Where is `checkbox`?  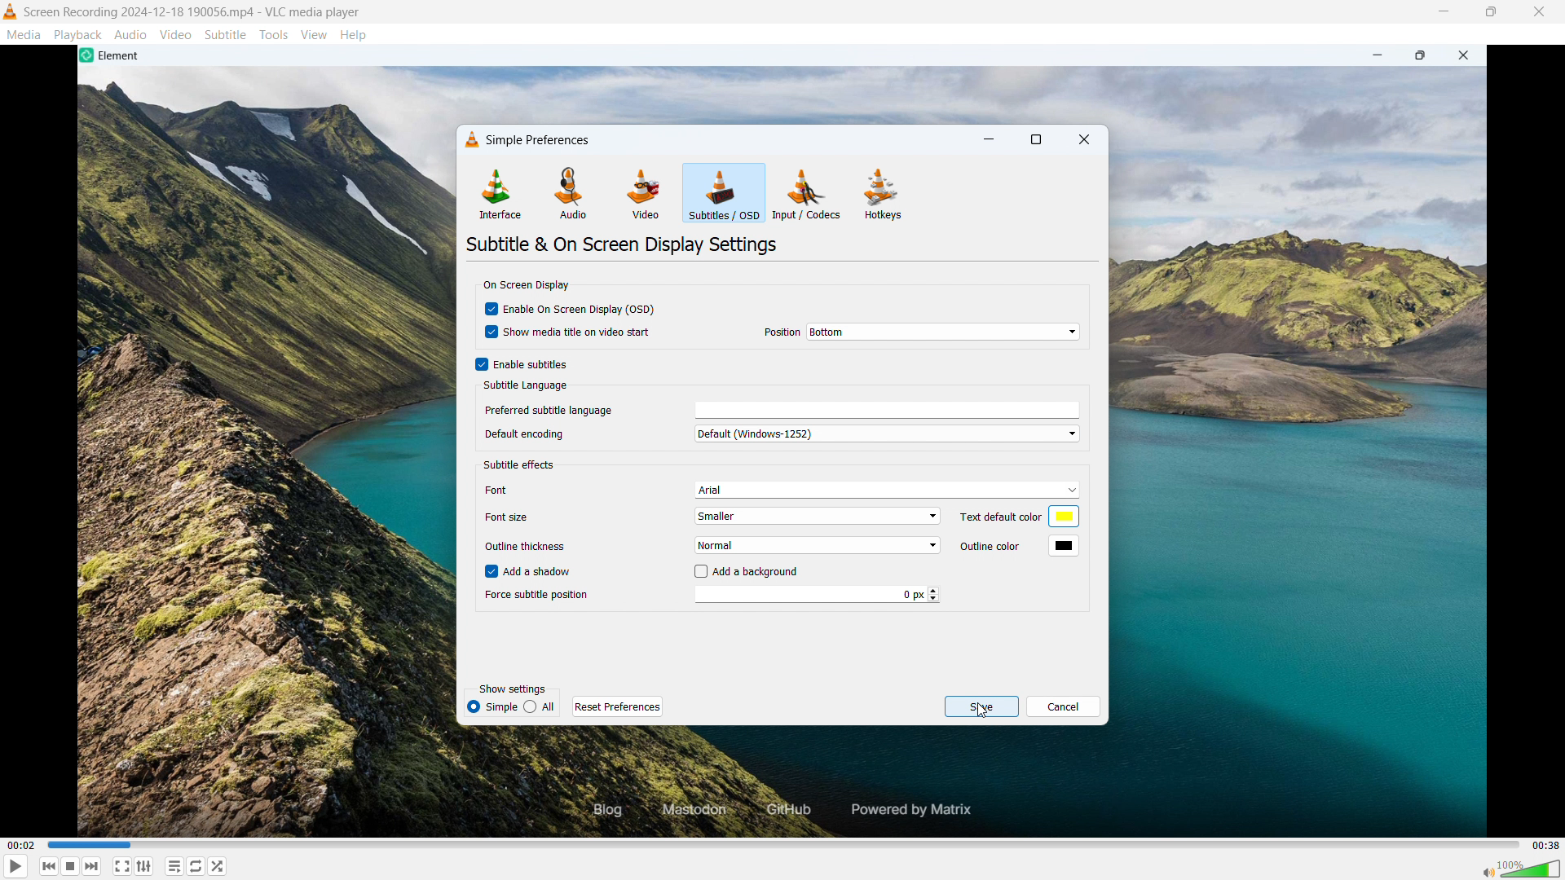 checkbox is located at coordinates (492, 333).